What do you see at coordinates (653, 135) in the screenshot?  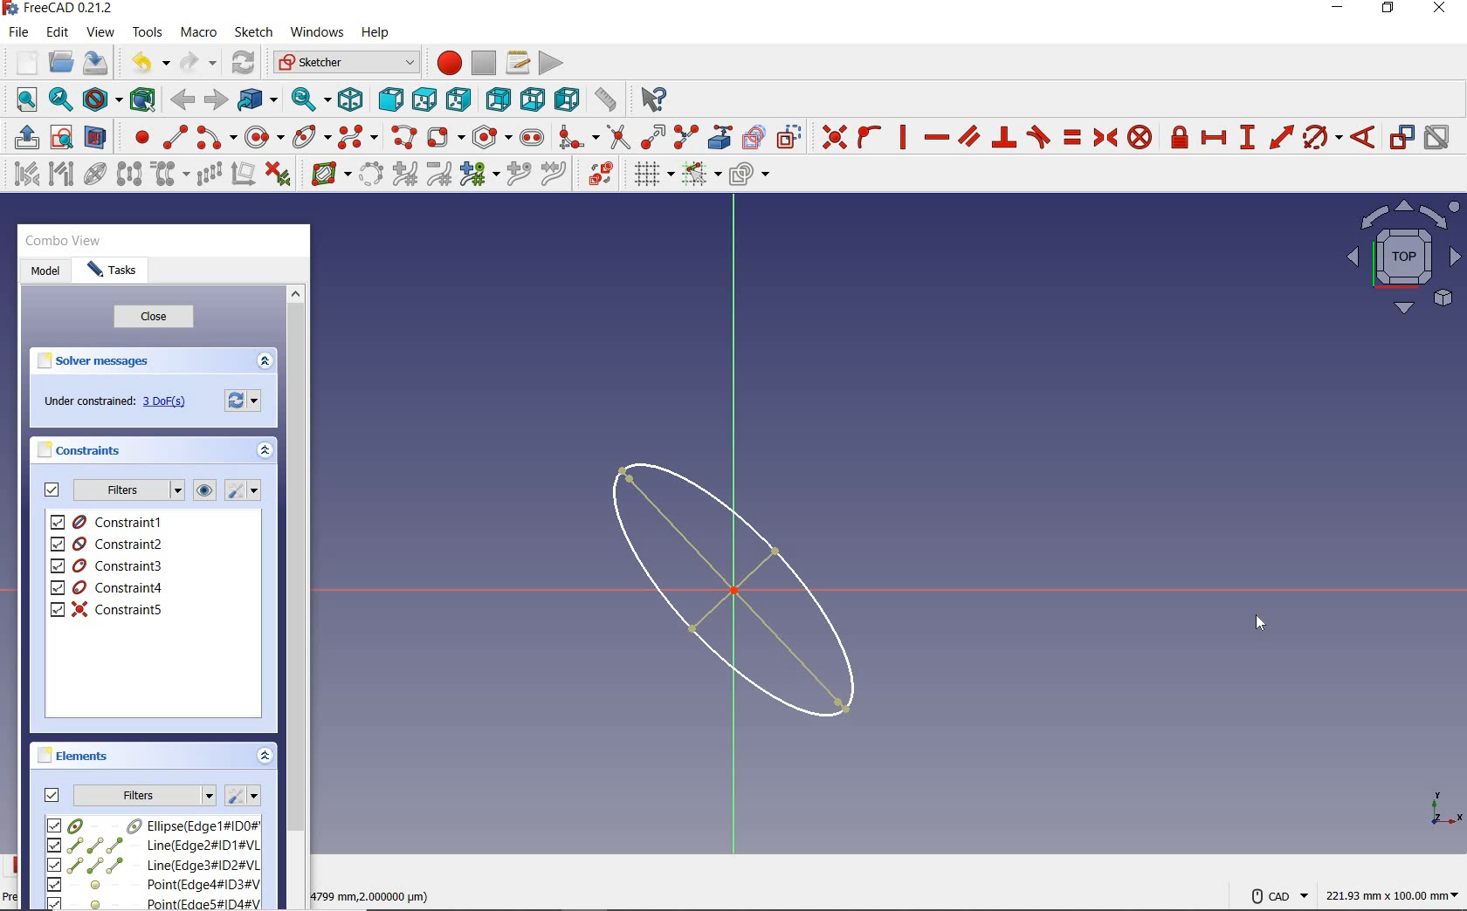 I see `extend edge` at bounding box center [653, 135].